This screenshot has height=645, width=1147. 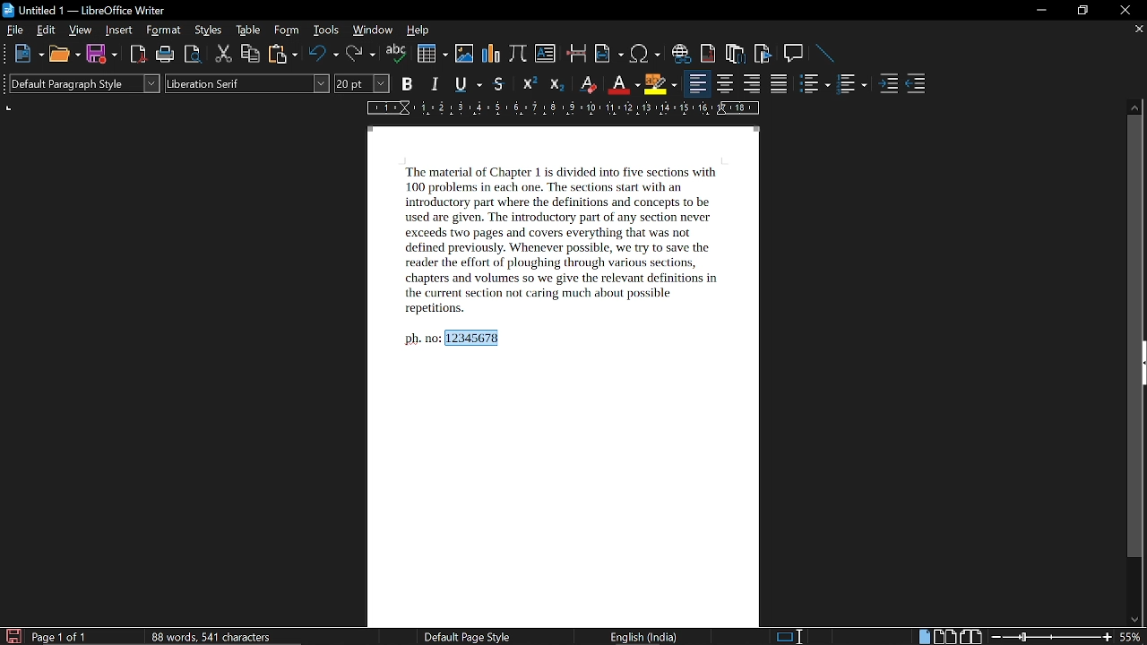 I want to click on insert bibliography, so click(x=762, y=55).